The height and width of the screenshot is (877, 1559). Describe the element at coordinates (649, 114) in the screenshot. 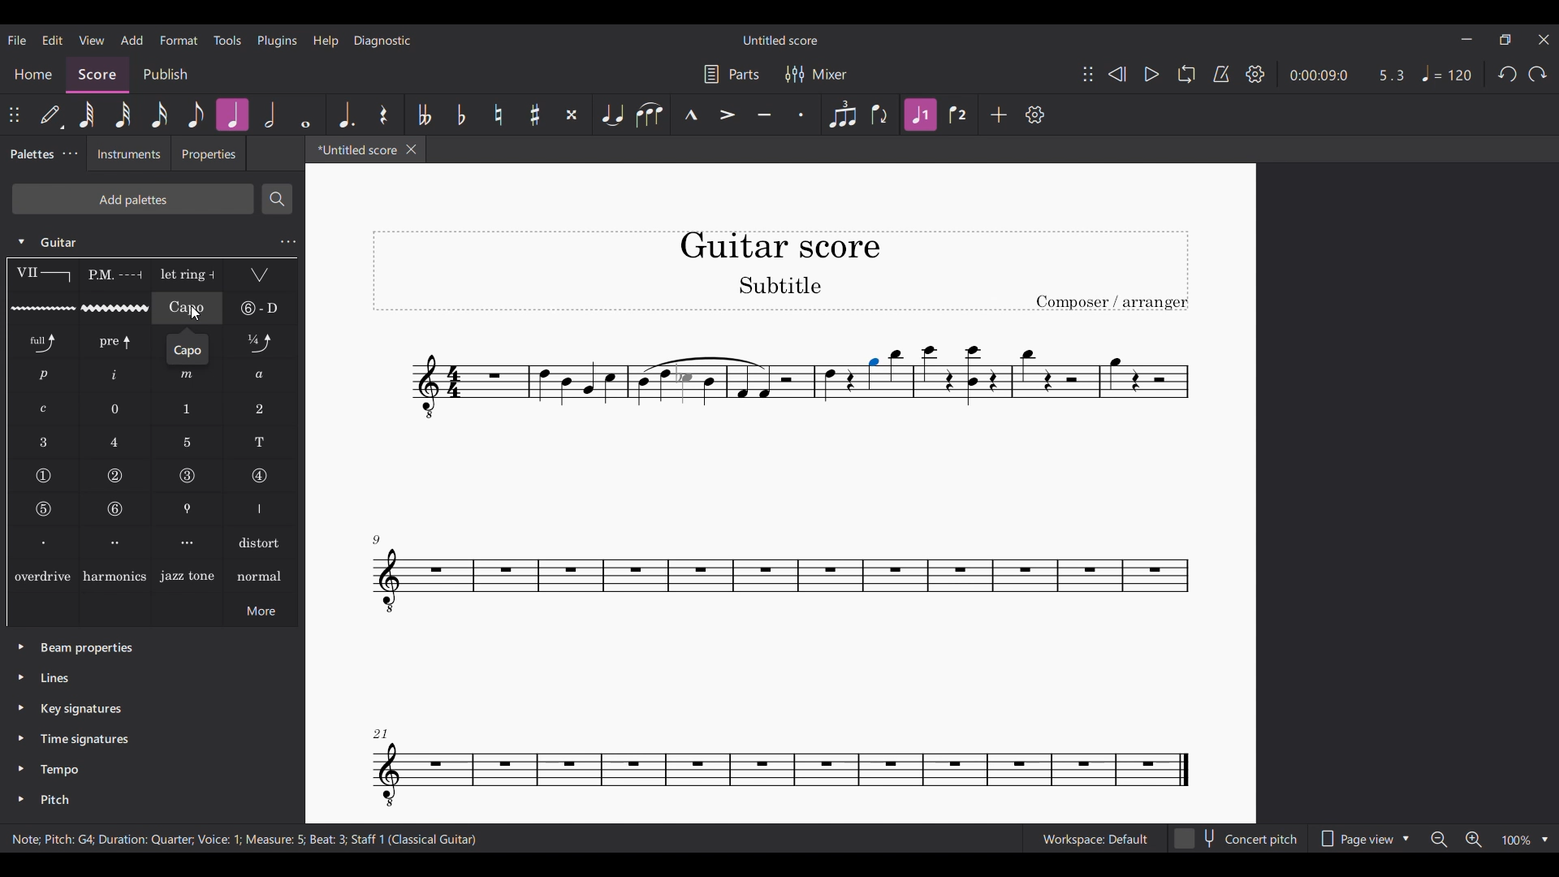

I see `Slur` at that location.